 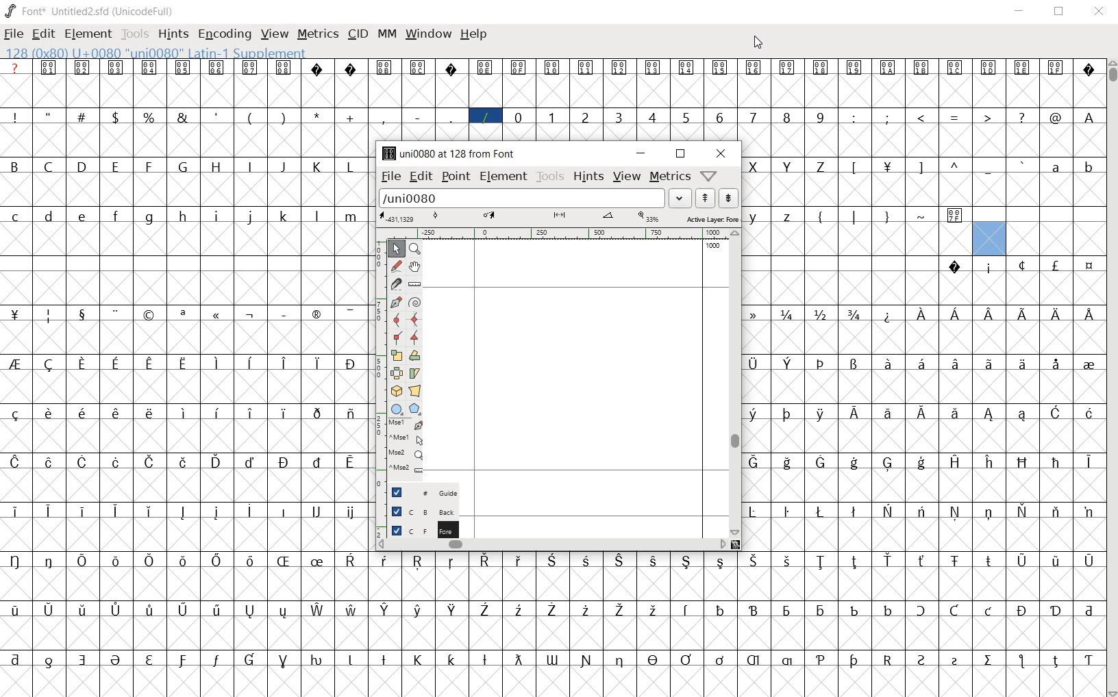 What do you see at coordinates (854, 562) in the screenshot?
I see `glyph` at bounding box center [854, 562].